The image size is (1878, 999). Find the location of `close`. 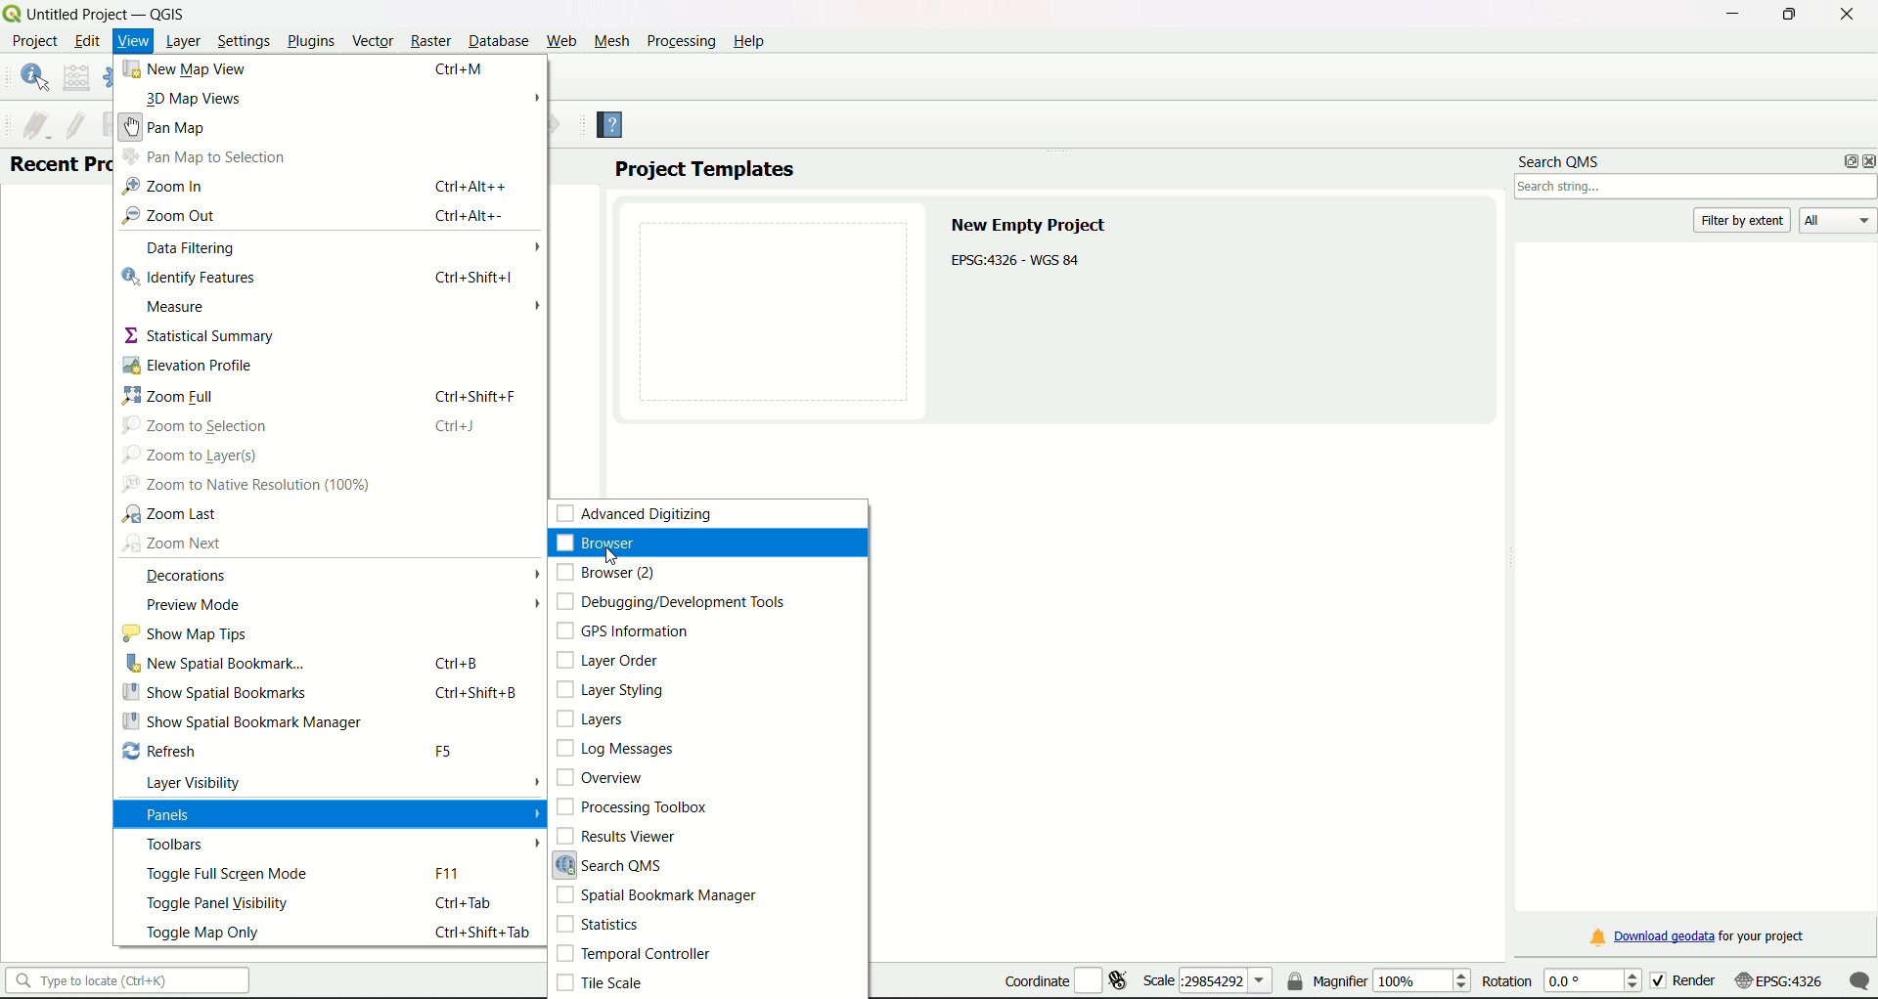

close is located at coordinates (1866, 162).